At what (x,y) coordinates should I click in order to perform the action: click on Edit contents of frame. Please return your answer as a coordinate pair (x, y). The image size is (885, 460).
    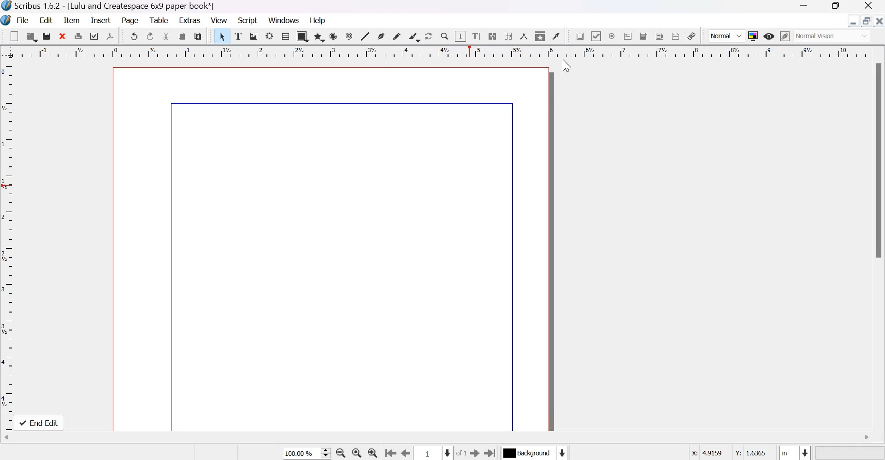
    Looking at the image, I should click on (460, 35).